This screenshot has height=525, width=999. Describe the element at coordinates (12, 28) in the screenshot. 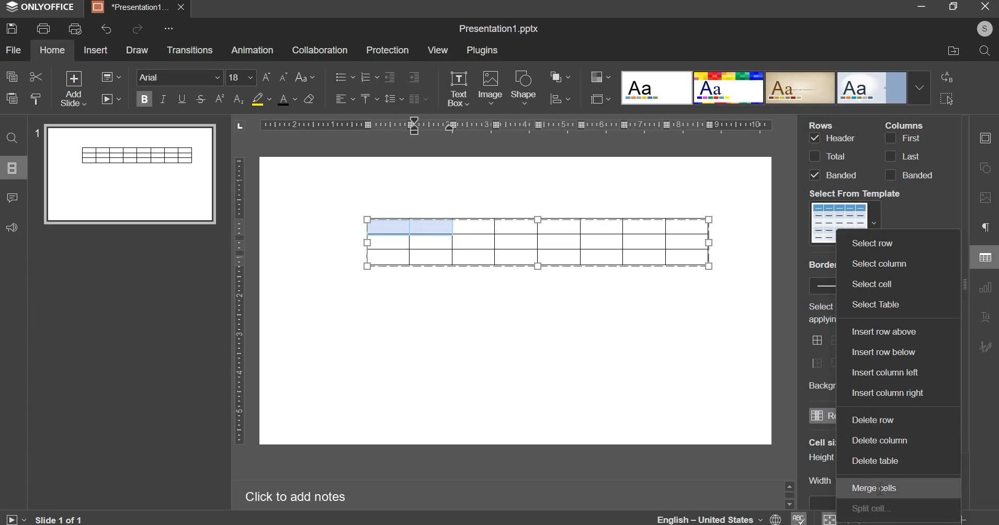

I see `save` at that location.